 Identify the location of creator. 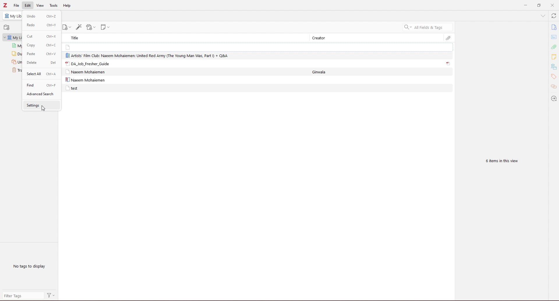
(322, 38).